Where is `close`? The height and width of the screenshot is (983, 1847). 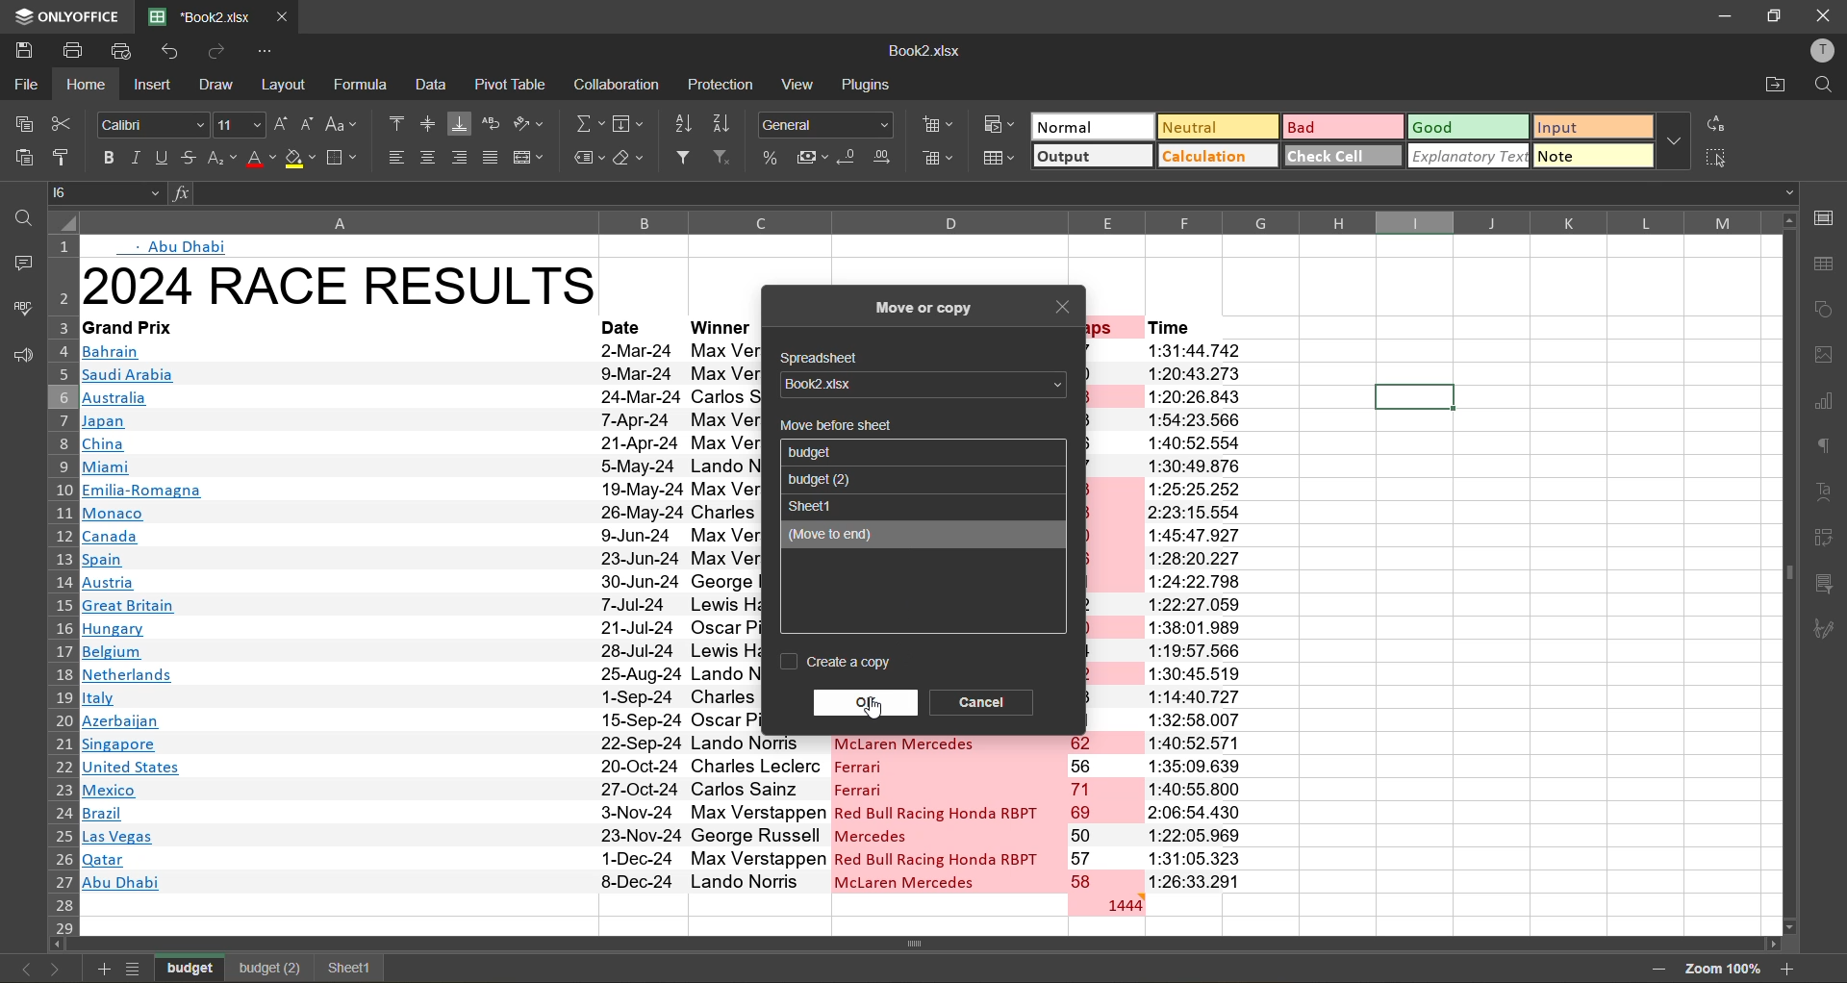 close is located at coordinates (1065, 310).